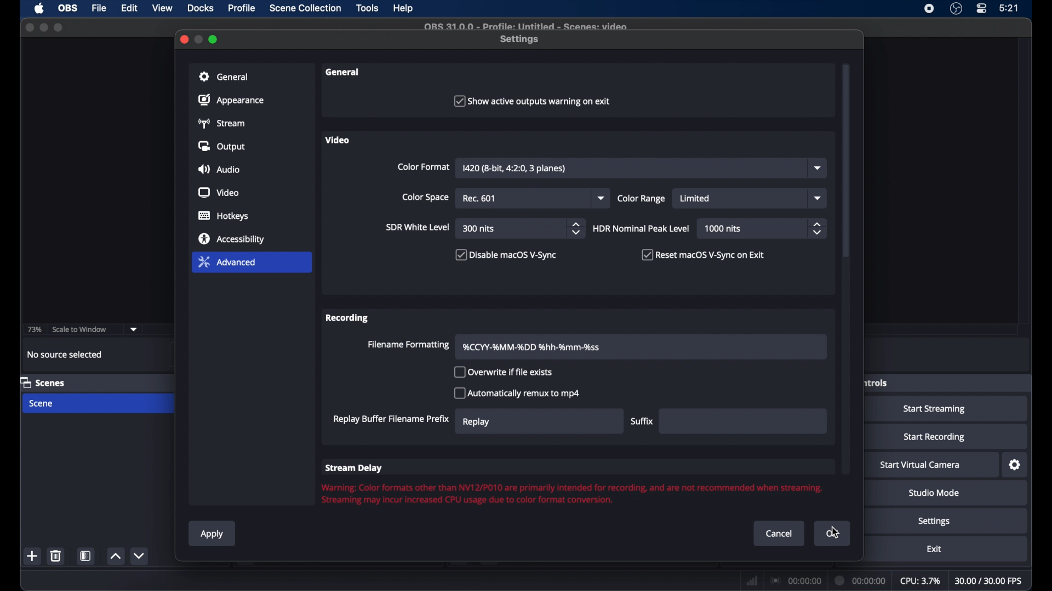 The height and width of the screenshot is (591, 1052). What do you see at coordinates (129, 9) in the screenshot?
I see `edit` at bounding box center [129, 9].